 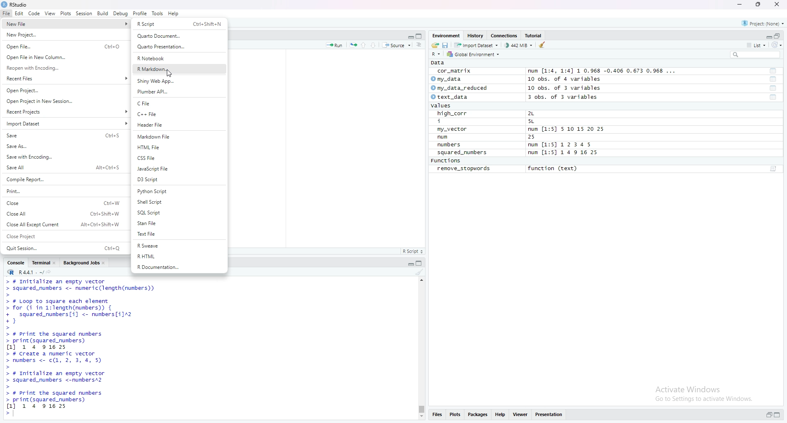 I want to click on Scrollbar up, so click(x=421, y=280).